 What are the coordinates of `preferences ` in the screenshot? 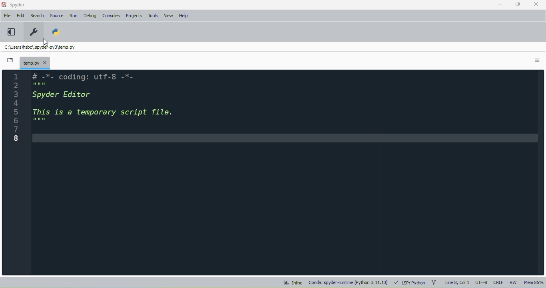 It's located at (33, 32).